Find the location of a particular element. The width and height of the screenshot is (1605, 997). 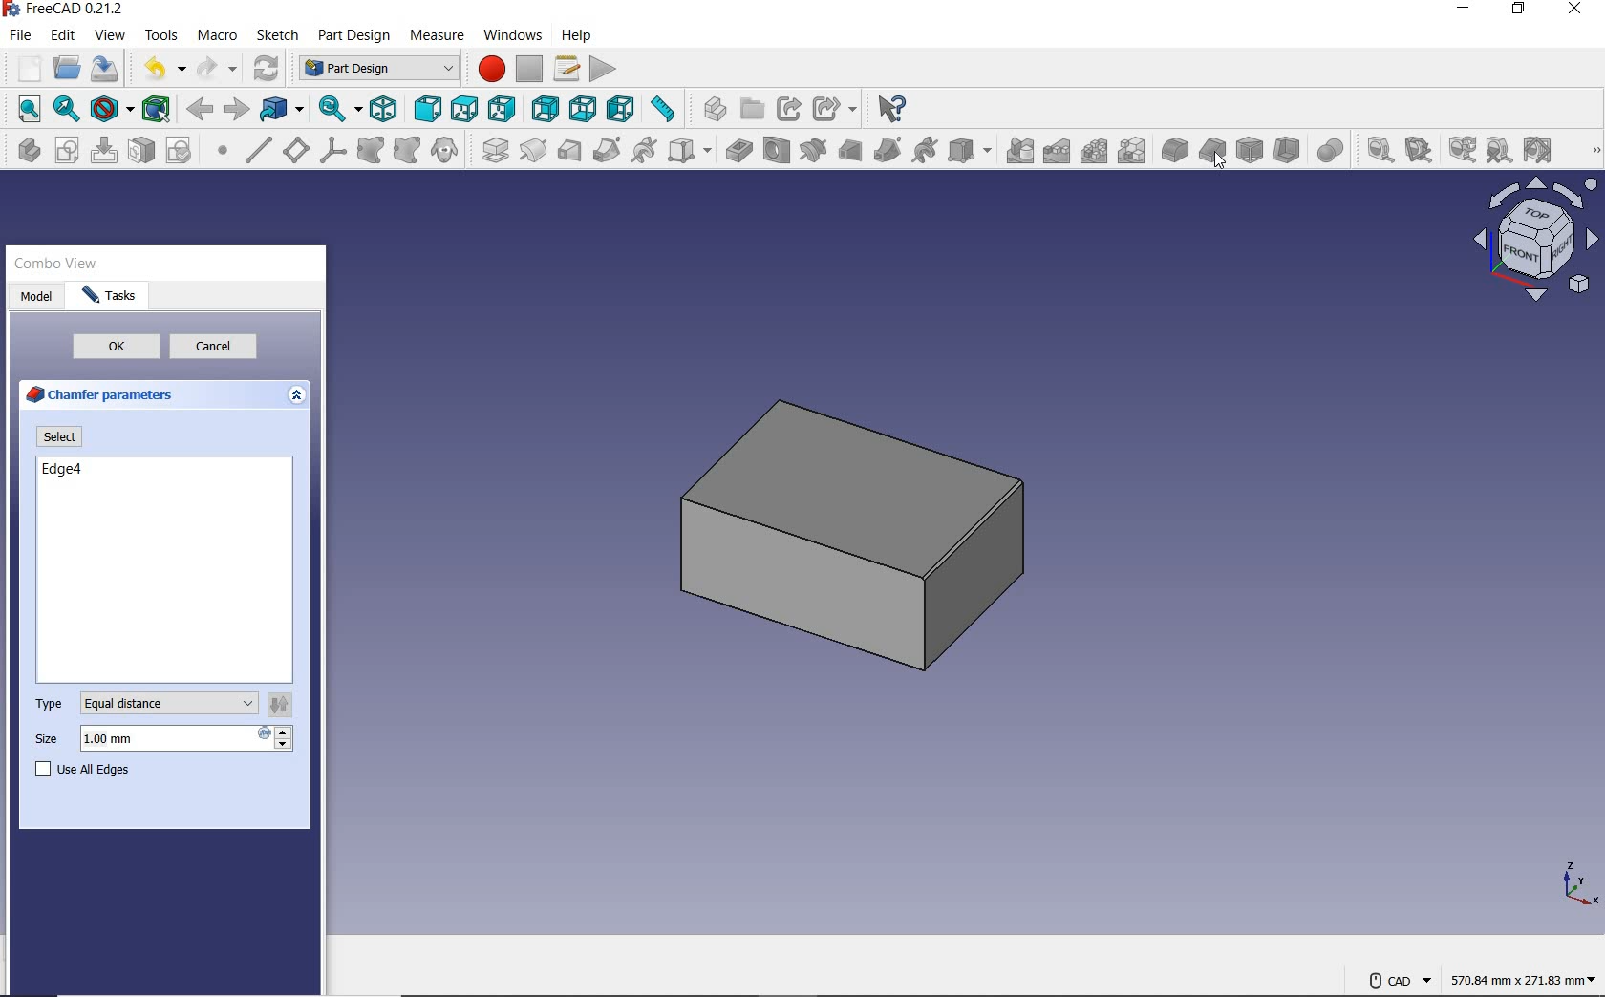

front is located at coordinates (427, 108).